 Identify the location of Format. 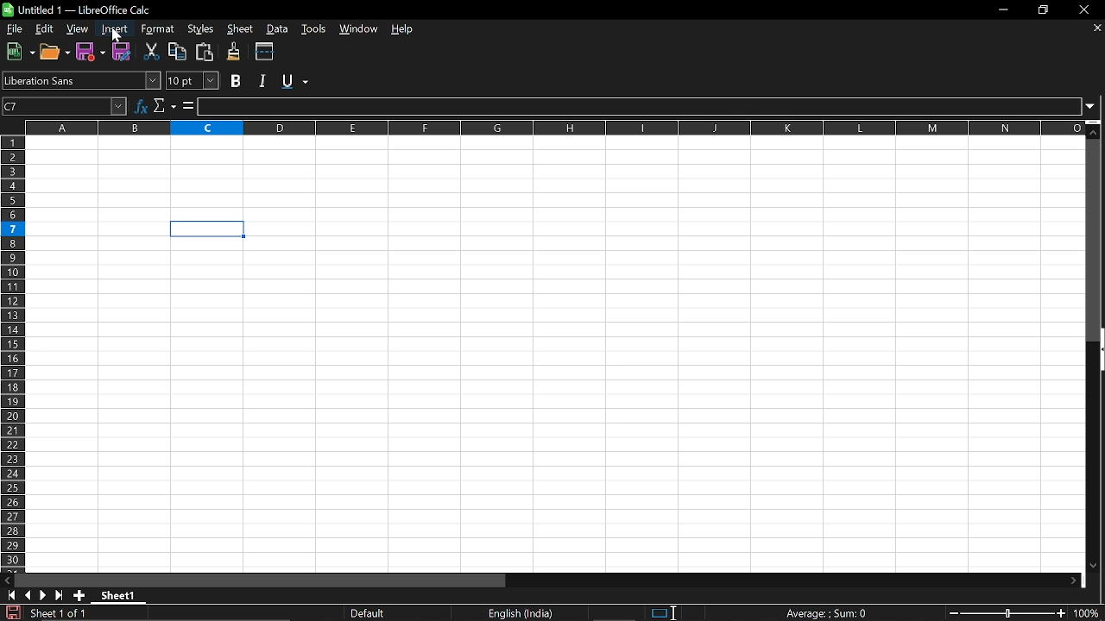
(155, 29).